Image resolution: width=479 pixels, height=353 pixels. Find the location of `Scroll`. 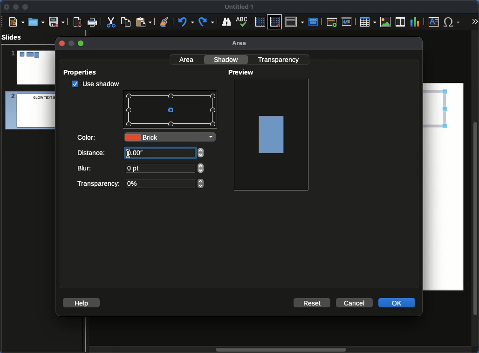

Scroll is located at coordinates (476, 192).